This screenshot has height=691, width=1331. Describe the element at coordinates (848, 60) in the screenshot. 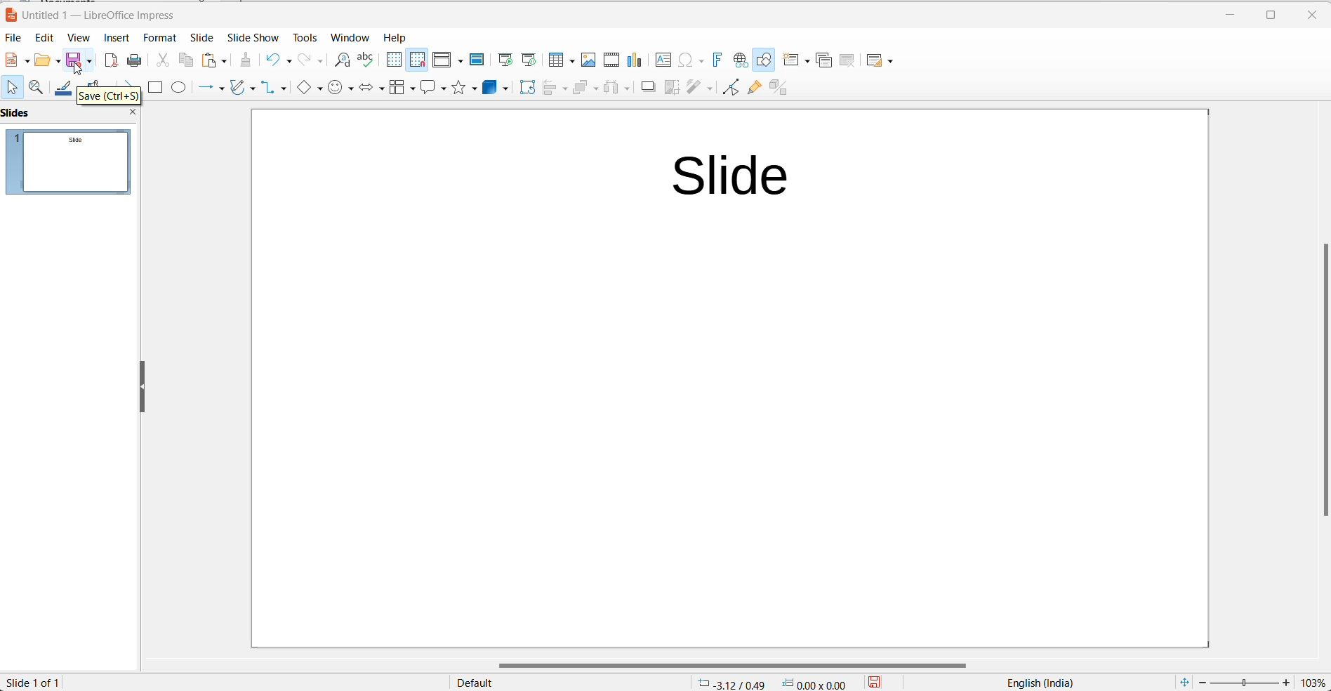

I see `delete slide` at that location.